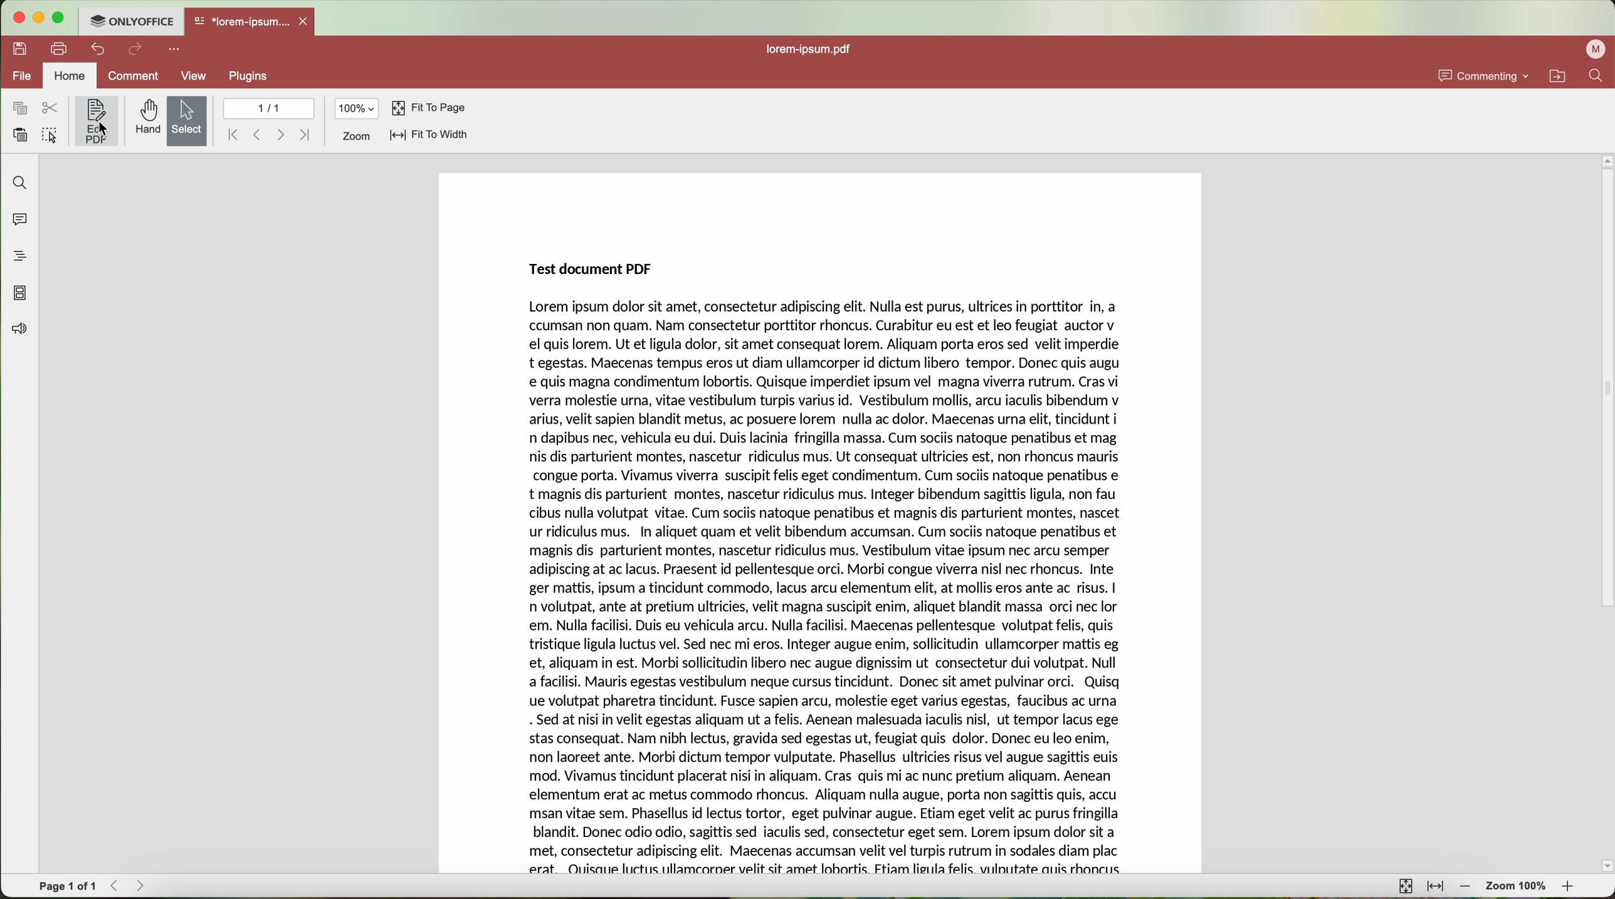  What do you see at coordinates (19, 77) in the screenshot?
I see `file` at bounding box center [19, 77].